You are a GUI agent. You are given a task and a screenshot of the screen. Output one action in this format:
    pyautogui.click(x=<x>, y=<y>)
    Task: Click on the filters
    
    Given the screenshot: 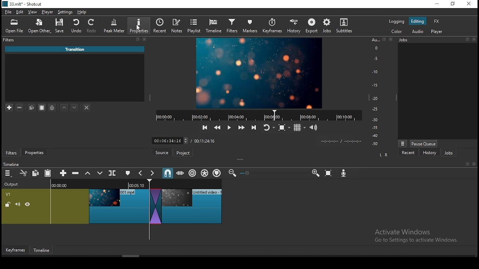 What is the action you would take?
    pyautogui.click(x=12, y=153)
    